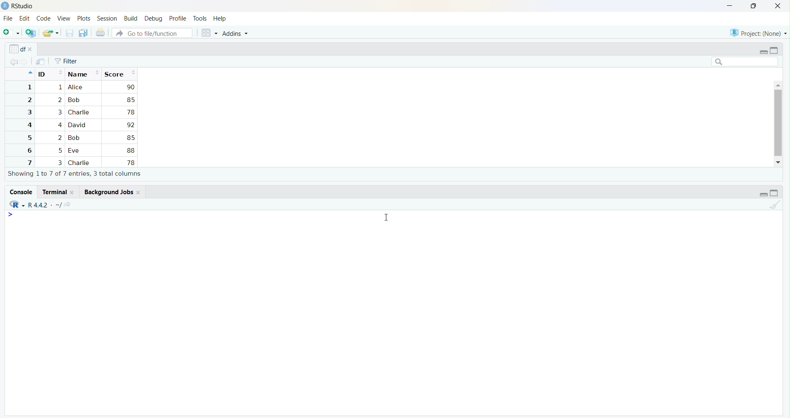  Describe the element at coordinates (119, 74) in the screenshot. I see `score` at that location.